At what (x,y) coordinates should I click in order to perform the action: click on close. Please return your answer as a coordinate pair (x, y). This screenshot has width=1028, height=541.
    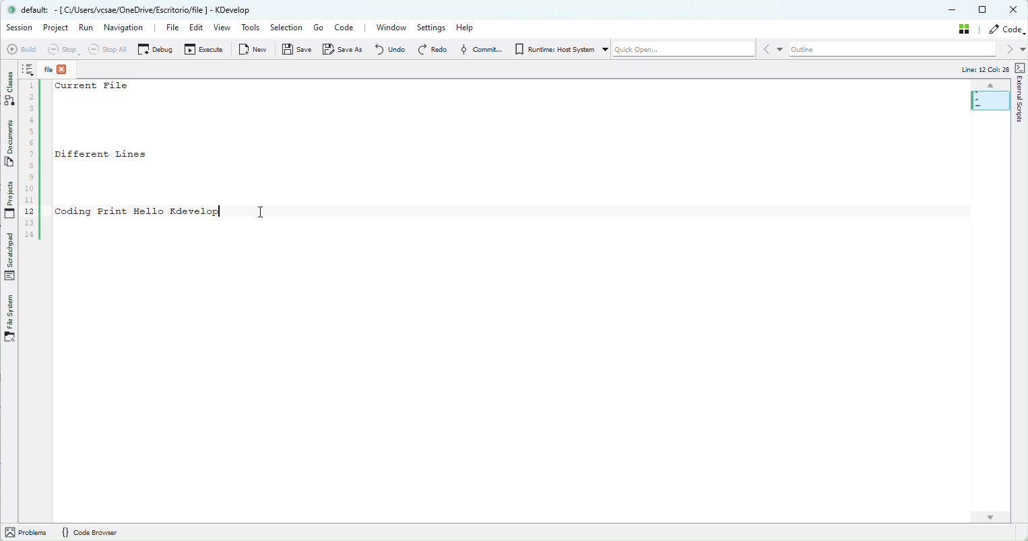
    Looking at the image, I should click on (1010, 9).